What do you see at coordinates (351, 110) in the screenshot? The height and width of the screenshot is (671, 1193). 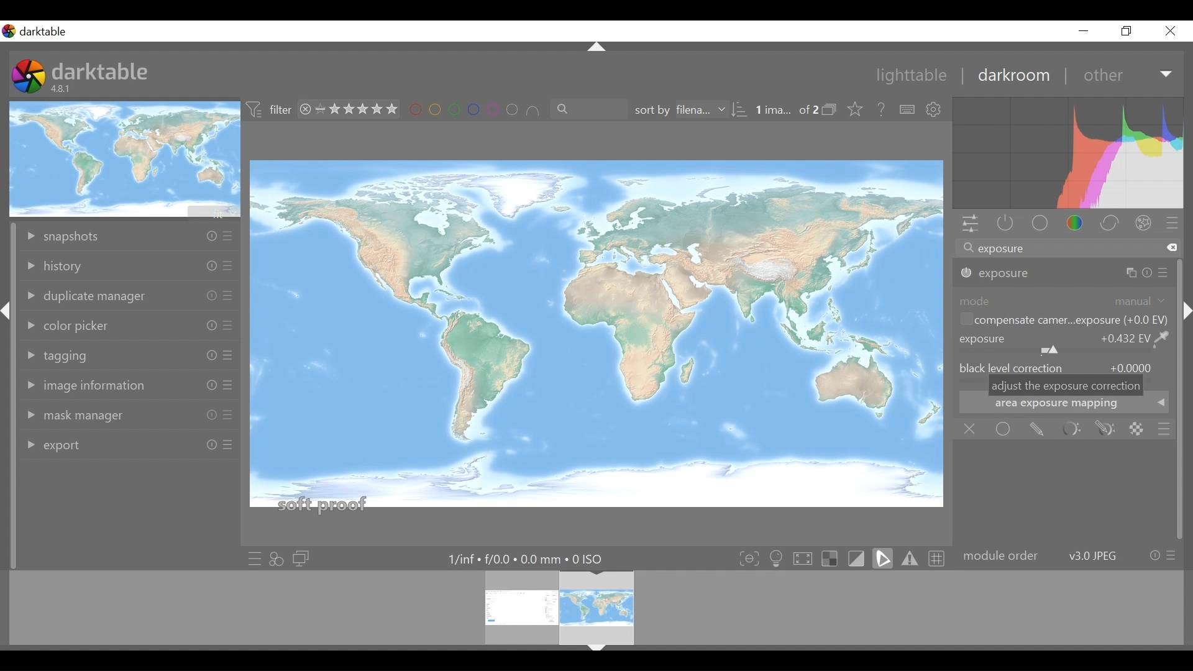 I see `range rating` at bounding box center [351, 110].